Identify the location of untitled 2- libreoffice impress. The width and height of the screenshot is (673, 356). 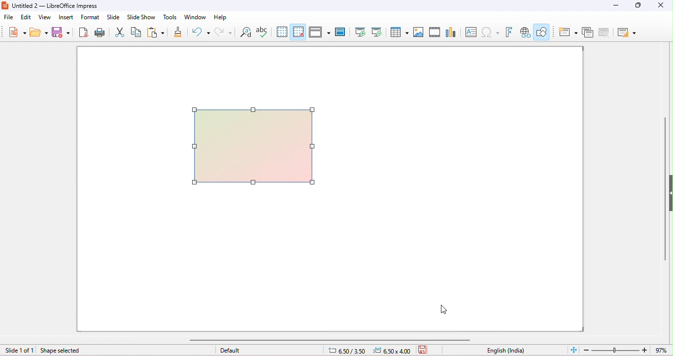
(61, 5).